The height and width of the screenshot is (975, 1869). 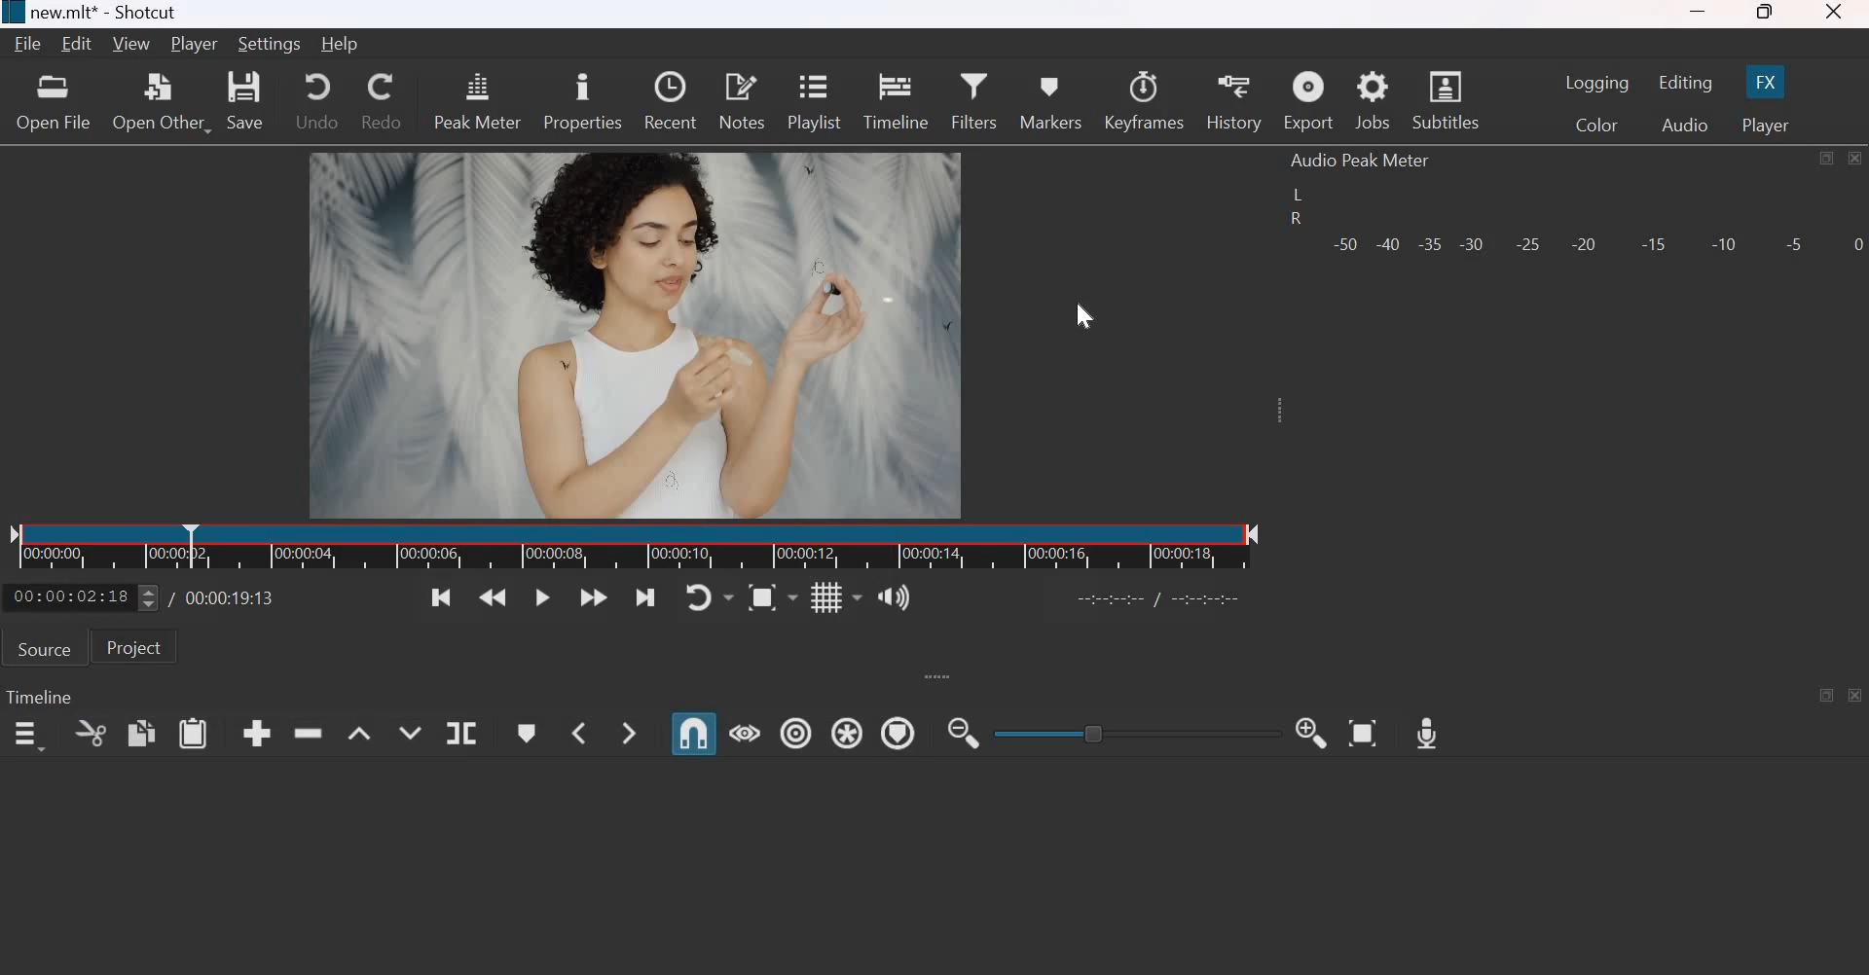 I want to click on Recent, so click(x=671, y=100).